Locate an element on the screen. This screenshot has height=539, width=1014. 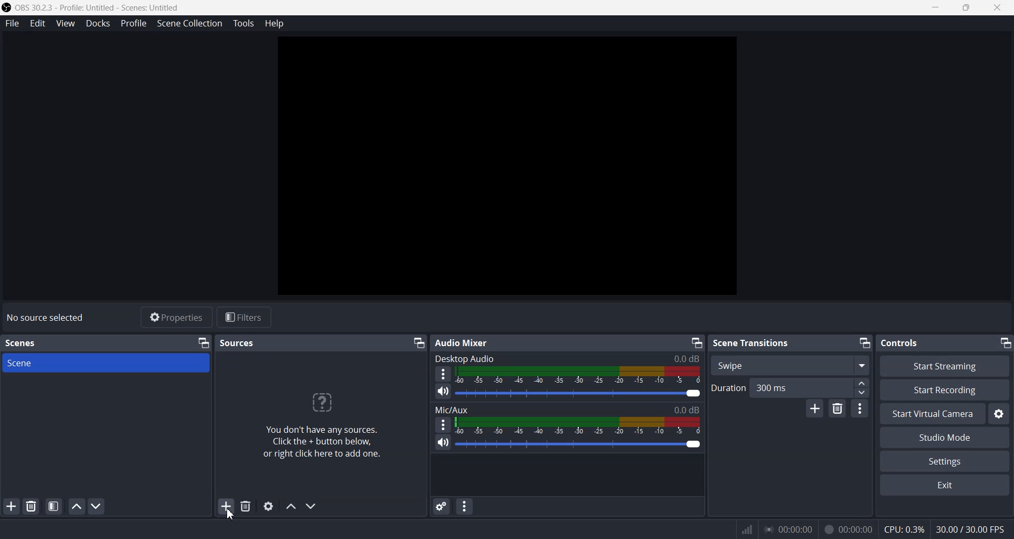
Volume Indicator is located at coordinates (578, 425).